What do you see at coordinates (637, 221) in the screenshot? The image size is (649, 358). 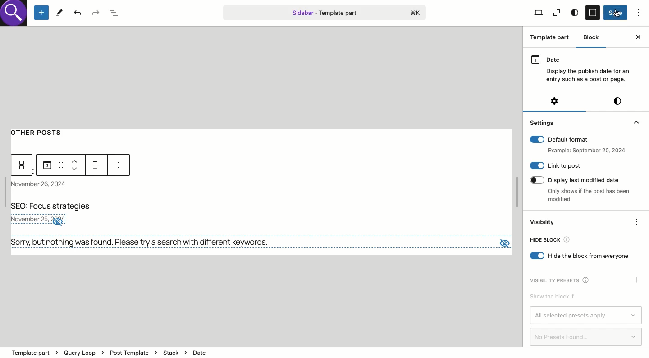 I see `Options` at bounding box center [637, 221].